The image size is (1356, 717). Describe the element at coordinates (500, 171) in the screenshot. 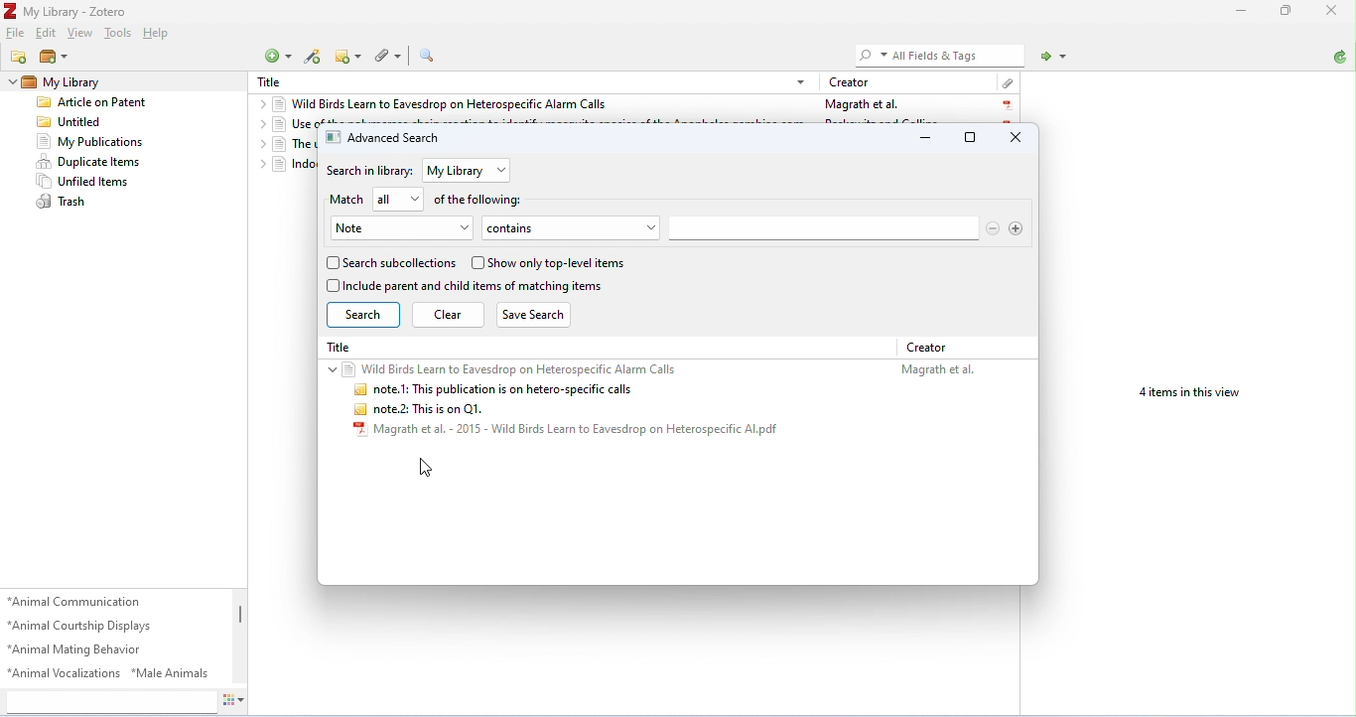

I see `drop-down` at that location.